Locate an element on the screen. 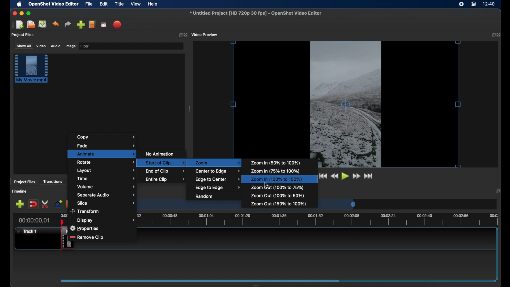 The height and width of the screenshot is (287, 510). layout menu is located at coordinates (106, 171).